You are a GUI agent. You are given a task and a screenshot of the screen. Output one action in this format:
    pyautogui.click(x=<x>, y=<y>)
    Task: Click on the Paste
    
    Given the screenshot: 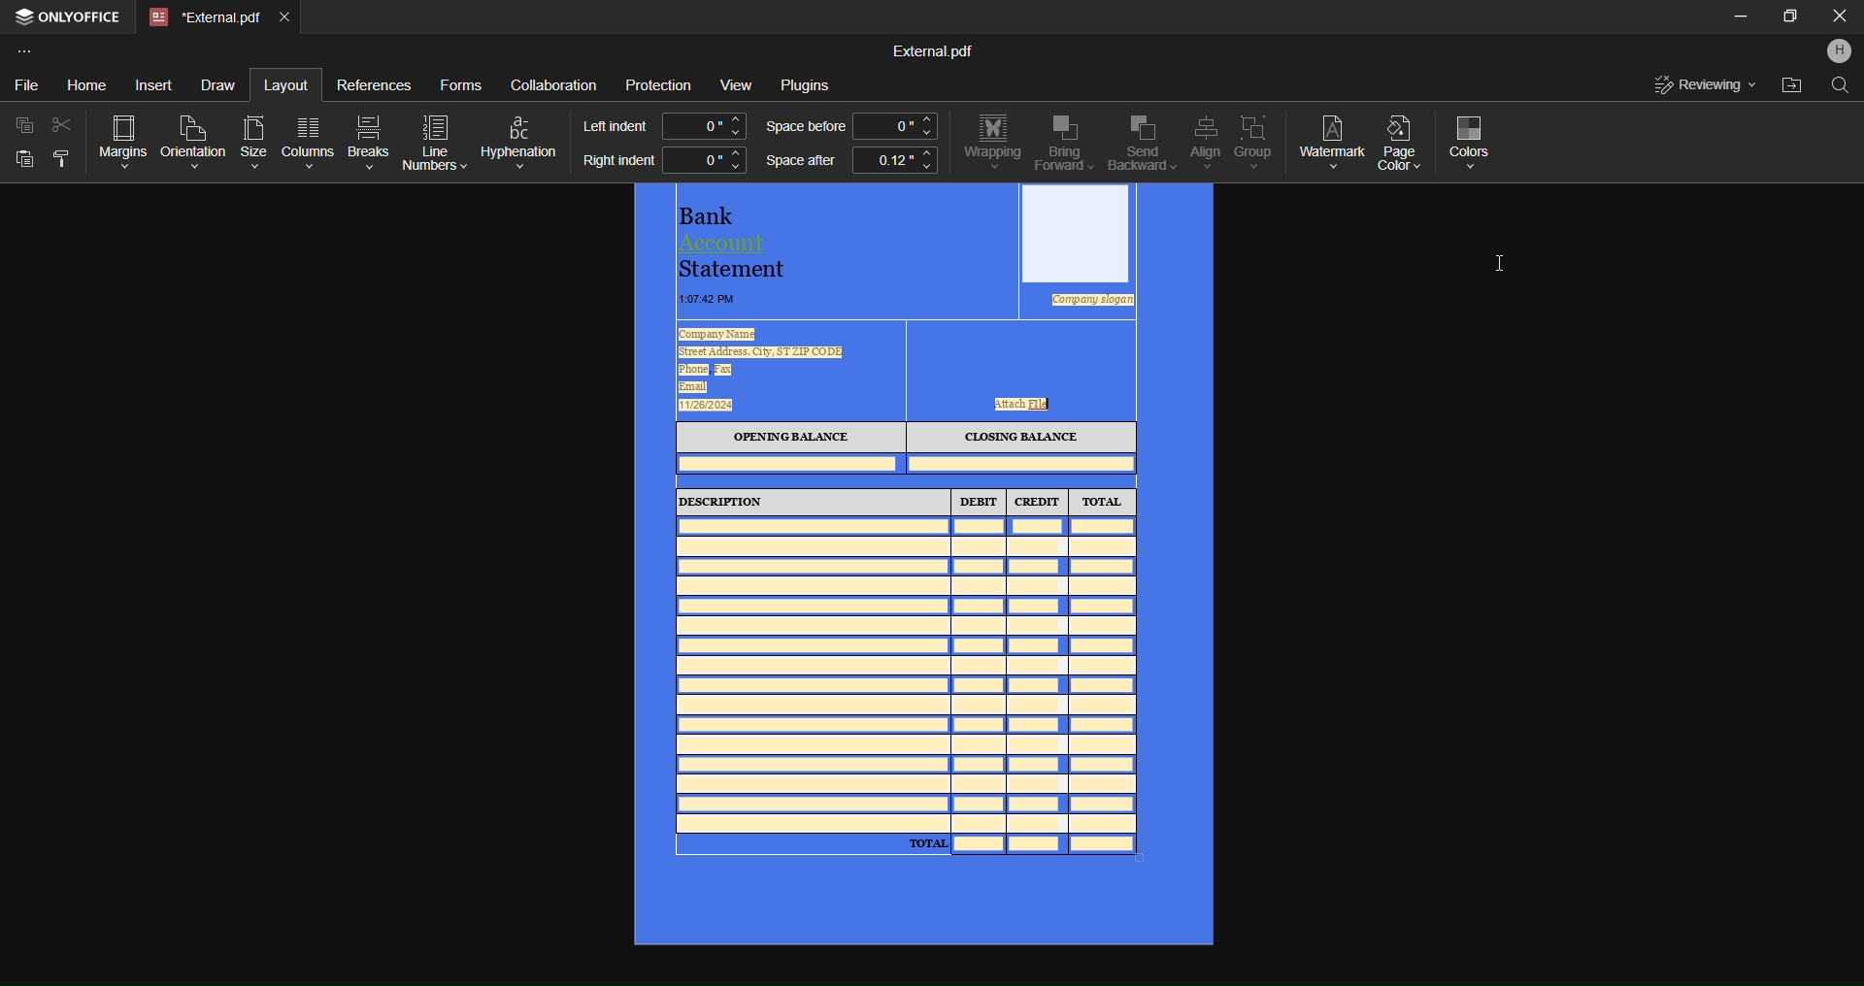 What is the action you would take?
    pyautogui.click(x=23, y=162)
    